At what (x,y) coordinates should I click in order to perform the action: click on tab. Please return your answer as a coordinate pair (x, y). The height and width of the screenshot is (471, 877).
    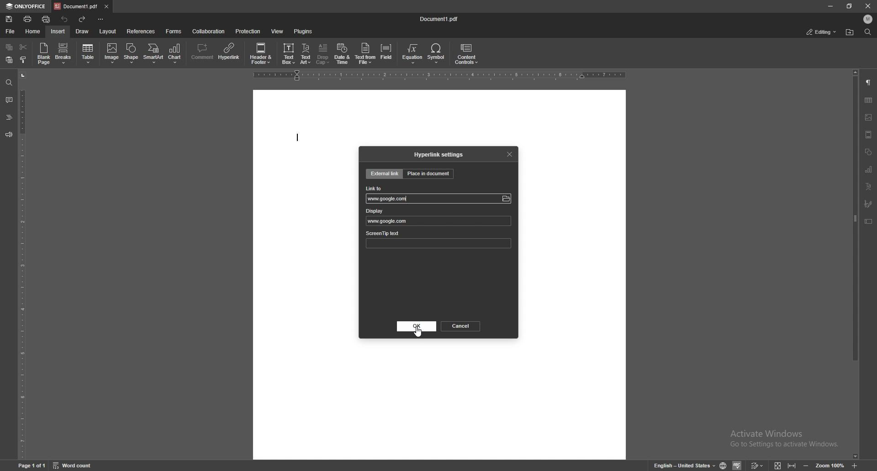
    Looking at the image, I should click on (76, 6).